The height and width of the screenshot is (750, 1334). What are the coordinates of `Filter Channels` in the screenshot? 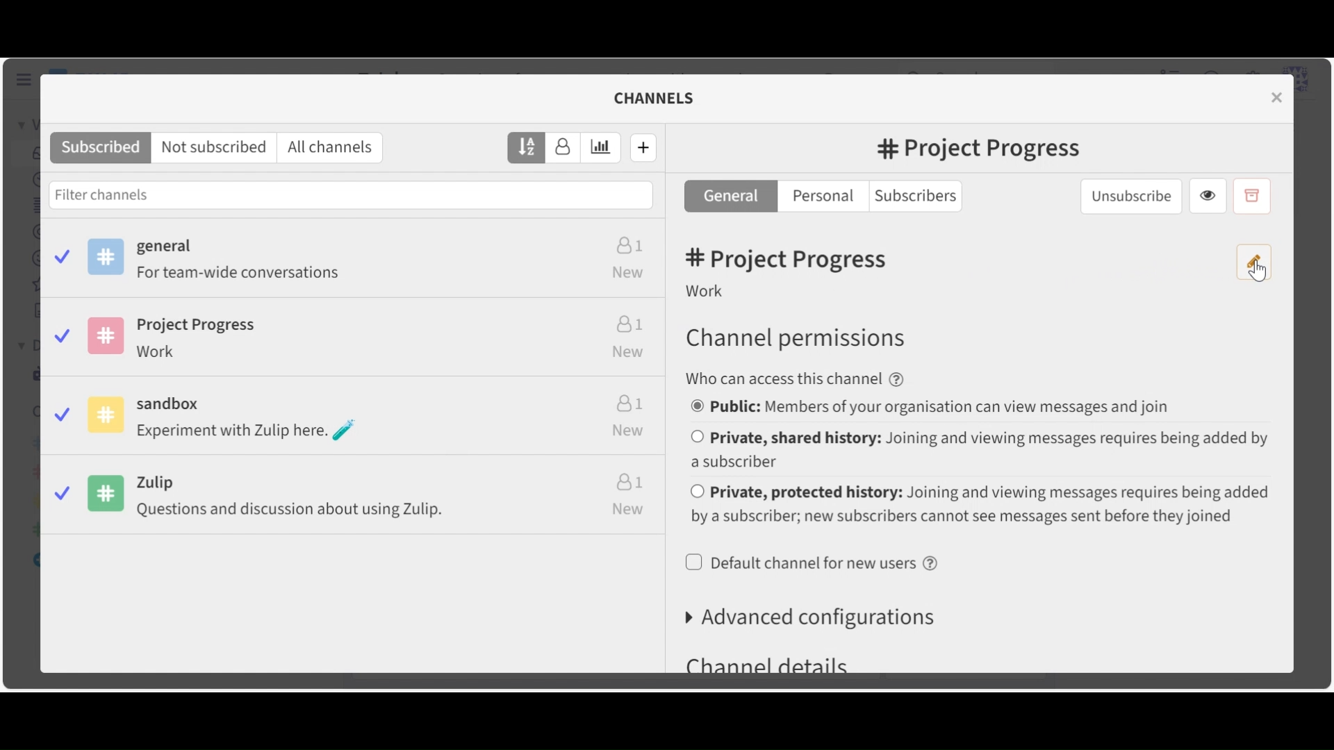 It's located at (349, 195).